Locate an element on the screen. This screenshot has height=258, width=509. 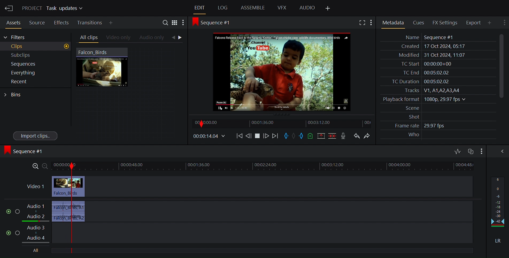
Videos only is located at coordinates (118, 38).